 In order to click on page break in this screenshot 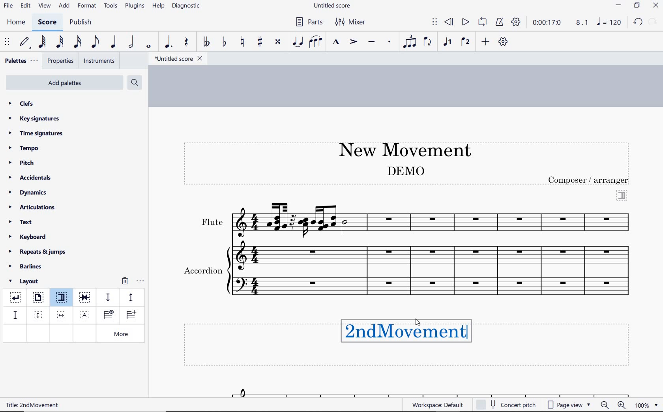, I will do `click(37, 298)`.